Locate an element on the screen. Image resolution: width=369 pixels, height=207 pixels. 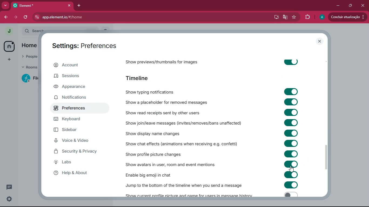
favourite is located at coordinates (295, 18).